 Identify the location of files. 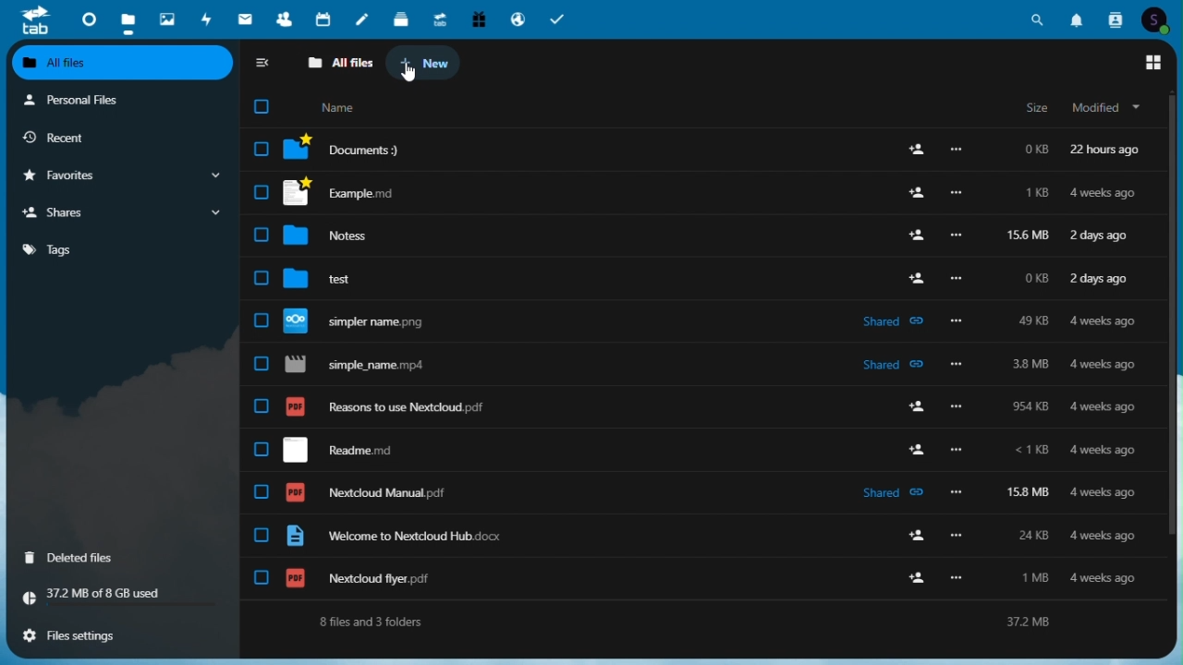
(128, 19).